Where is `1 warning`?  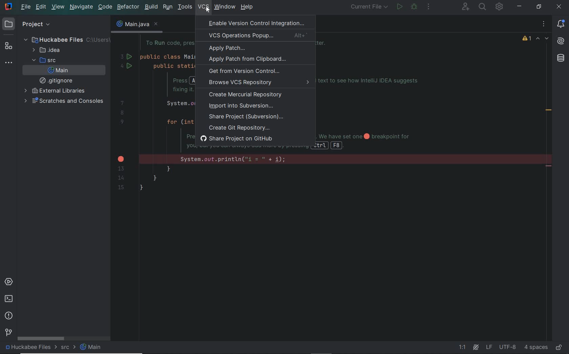
1 warning is located at coordinates (528, 40).